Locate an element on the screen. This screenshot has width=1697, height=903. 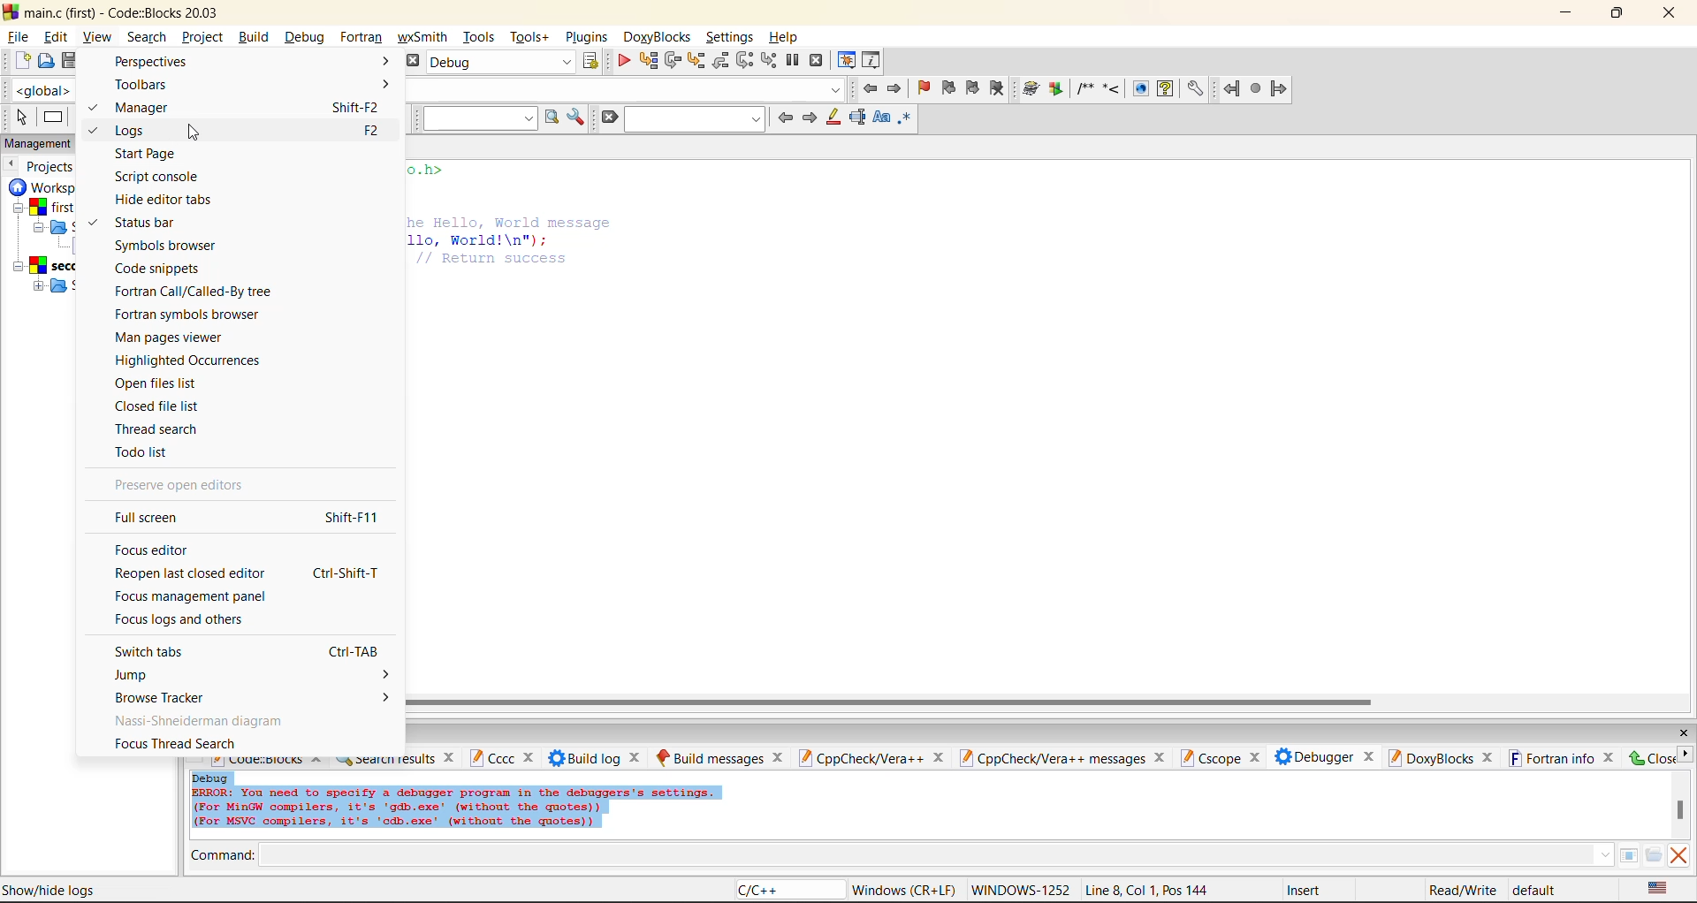
selected text is located at coordinates (859, 118).